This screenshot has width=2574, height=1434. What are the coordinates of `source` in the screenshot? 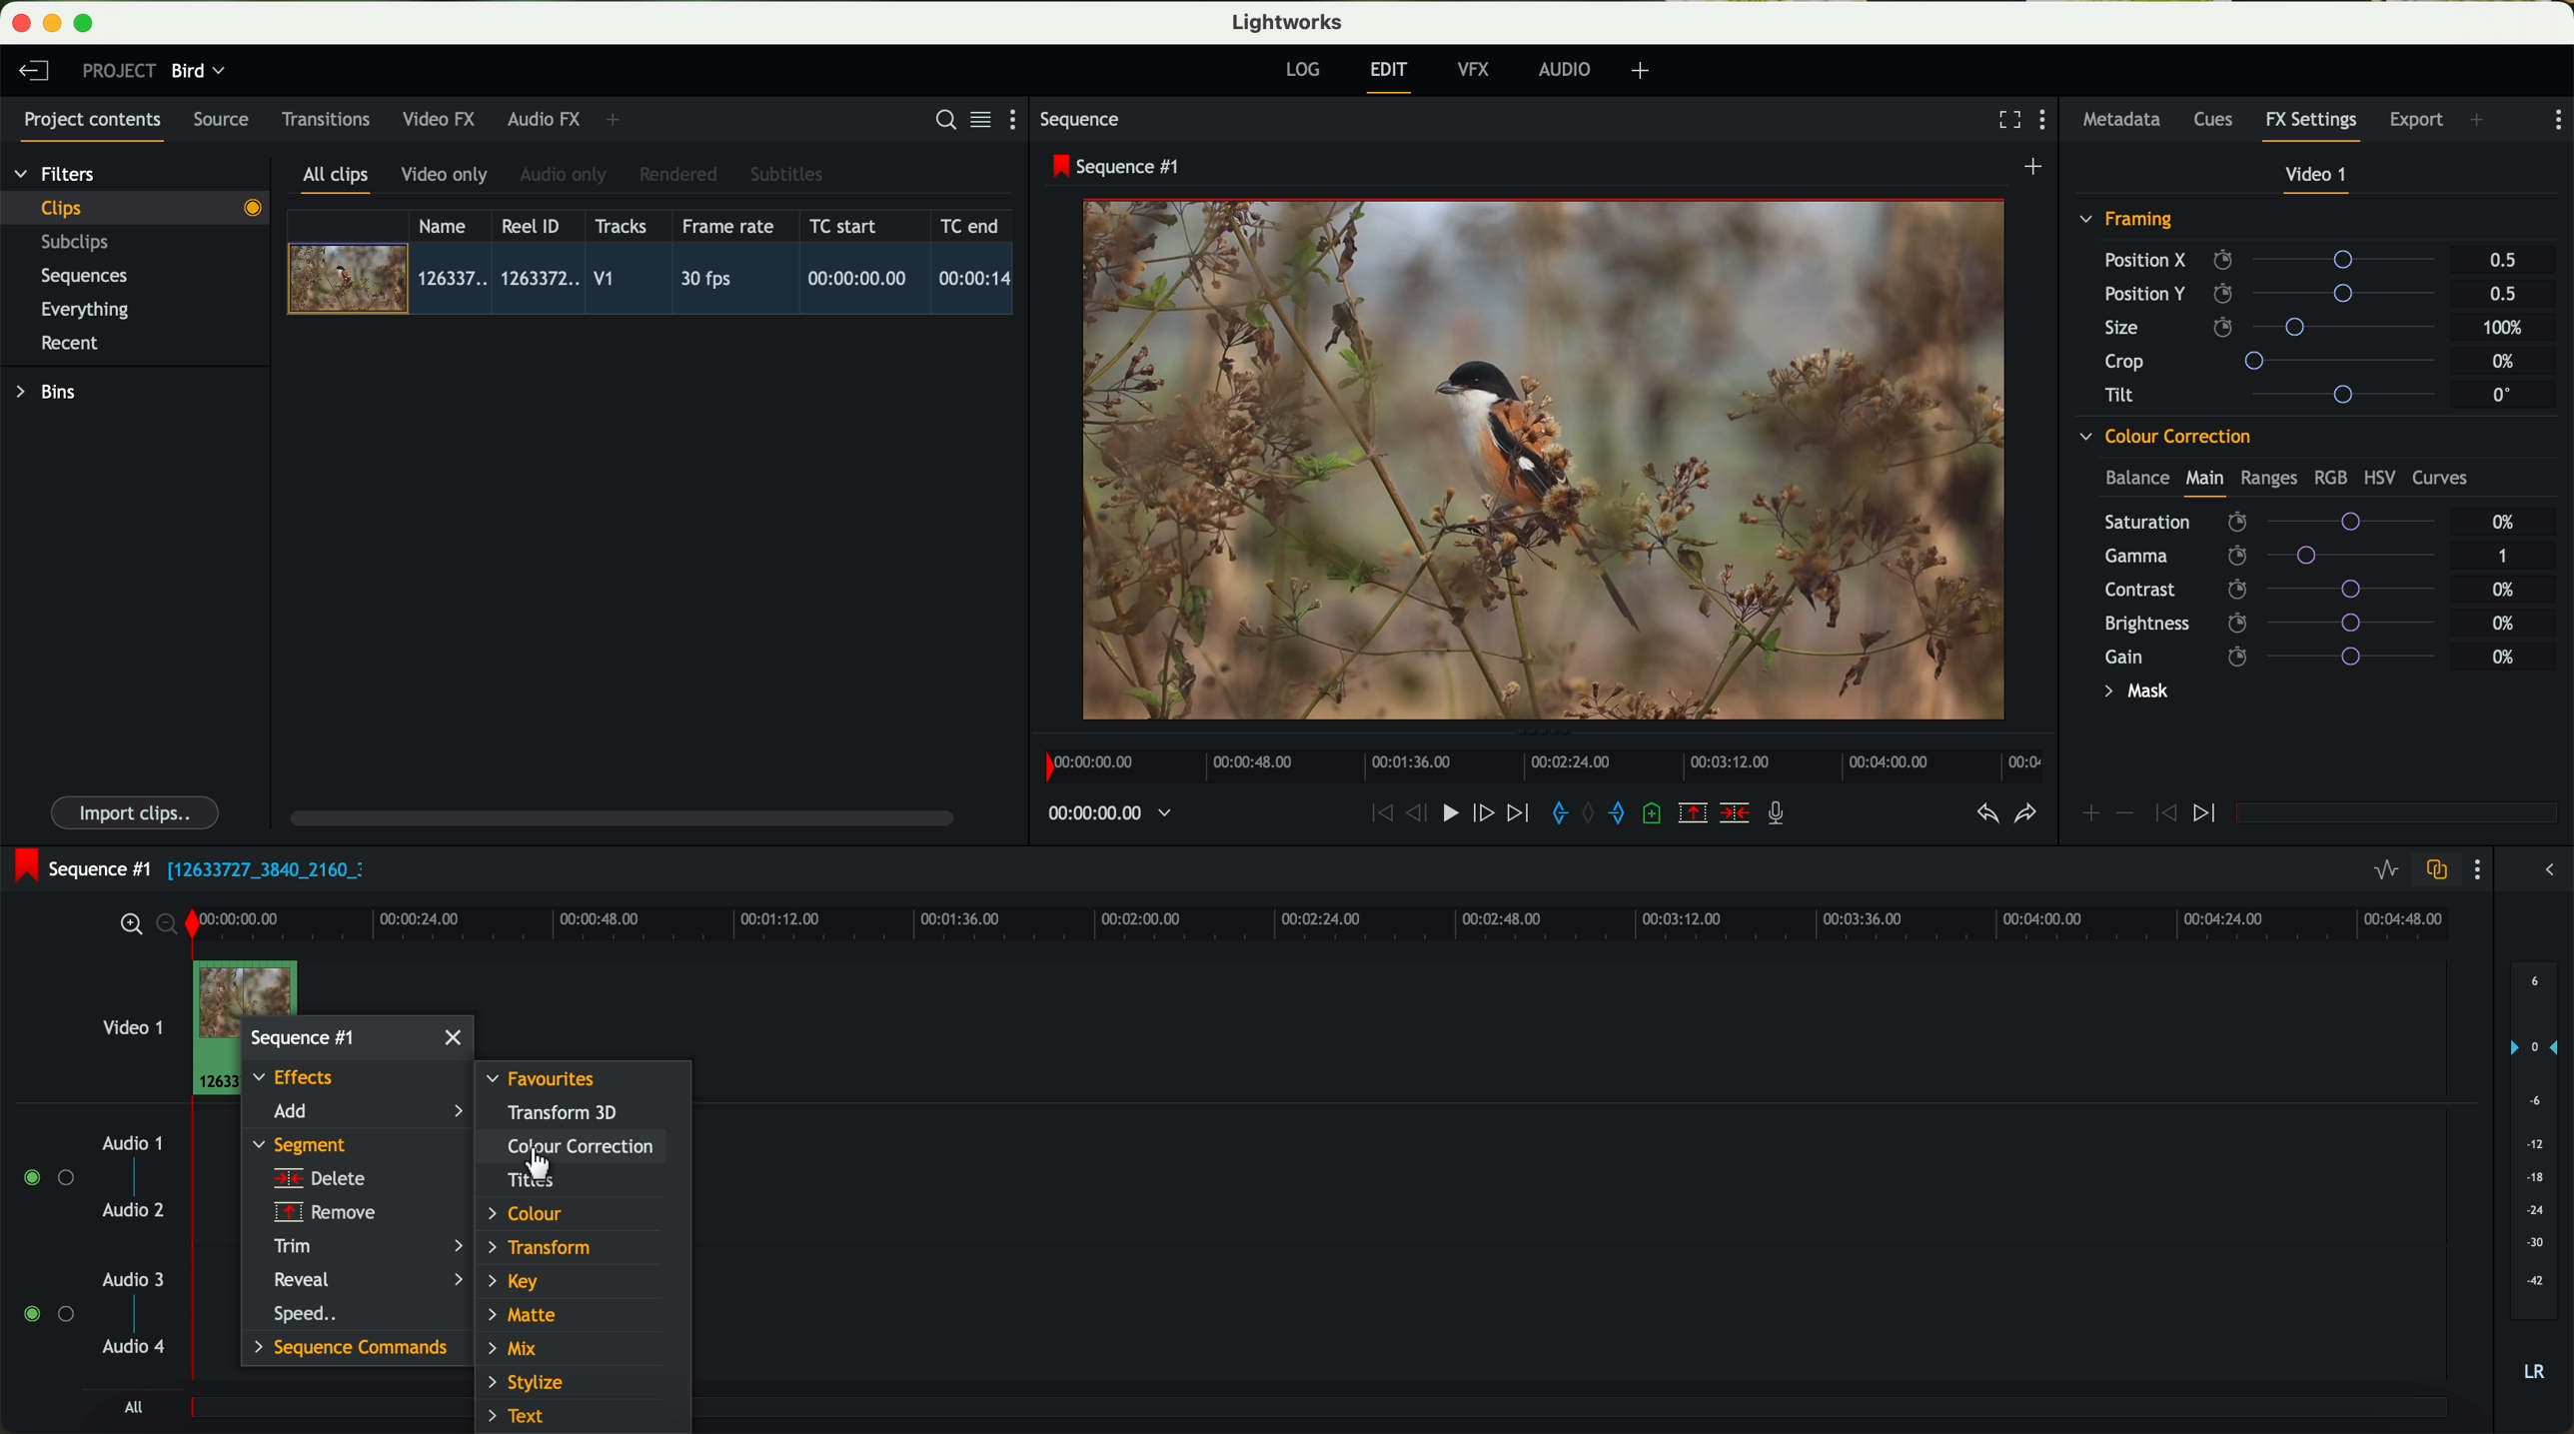 It's located at (221, 121).